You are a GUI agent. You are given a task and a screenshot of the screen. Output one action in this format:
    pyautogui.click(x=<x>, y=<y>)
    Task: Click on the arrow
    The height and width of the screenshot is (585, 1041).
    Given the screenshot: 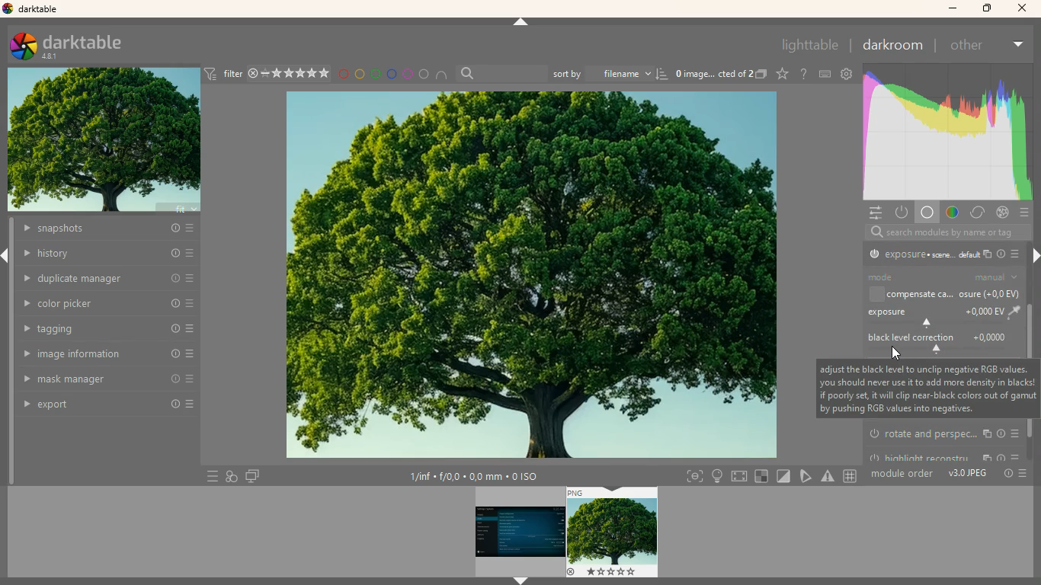 What is the action you would take?
    pyautogui.click(x=521, y=580)
    